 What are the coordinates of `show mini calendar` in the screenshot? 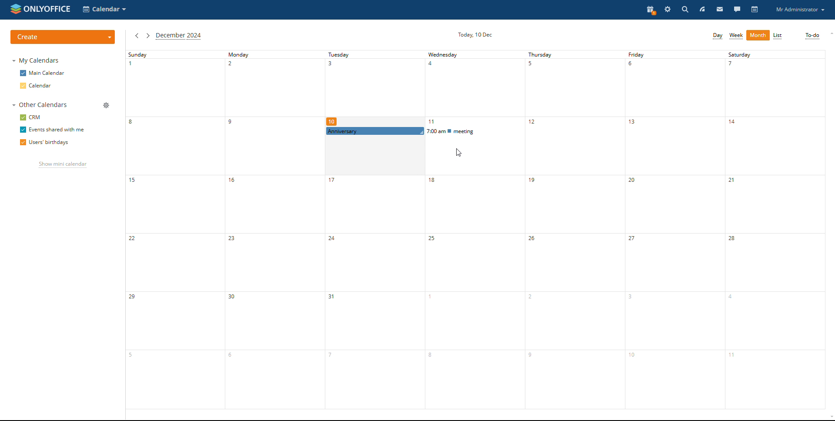 It's located at (62, 165).